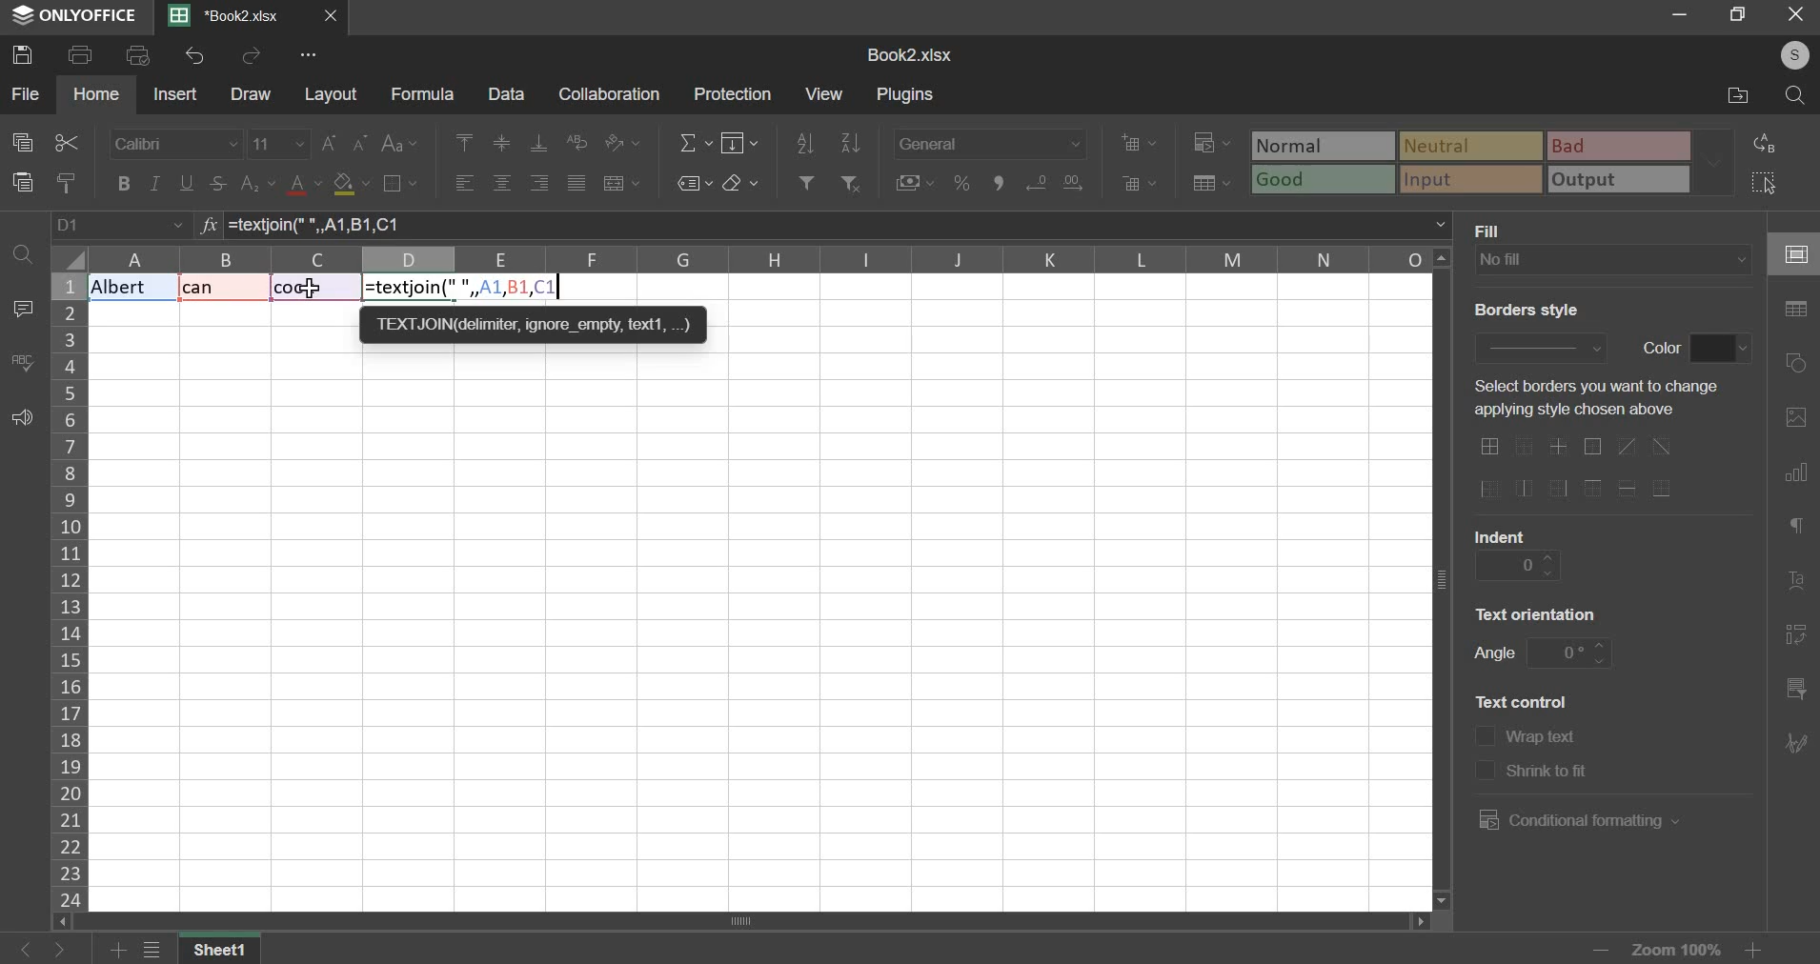 This screenshot has height=964, width=1820. Describe the element at coordinates (25, 92) in the screenshot. I see `file` at that location.